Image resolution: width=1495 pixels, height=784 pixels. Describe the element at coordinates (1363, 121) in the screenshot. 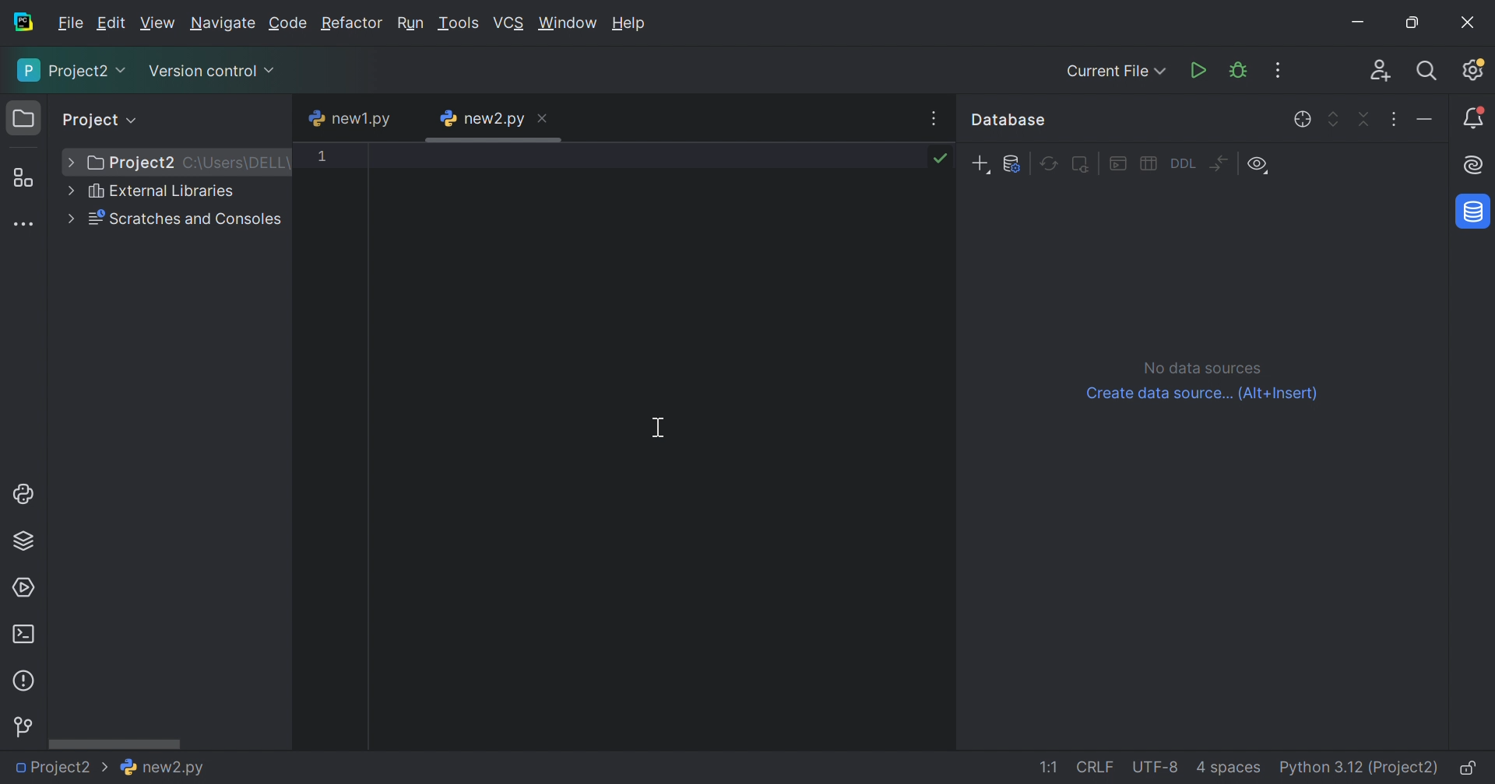

I see `Collapse all` at that location.